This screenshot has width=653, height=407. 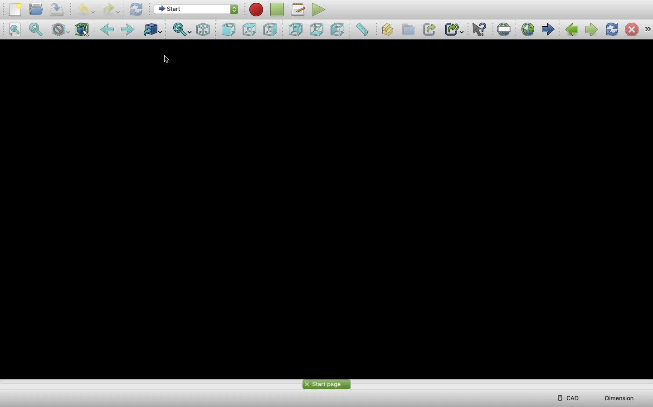 What do you see at coordinates (648, 29) in the screenshot?
I see `Show all` at bounding box center [648, 29].